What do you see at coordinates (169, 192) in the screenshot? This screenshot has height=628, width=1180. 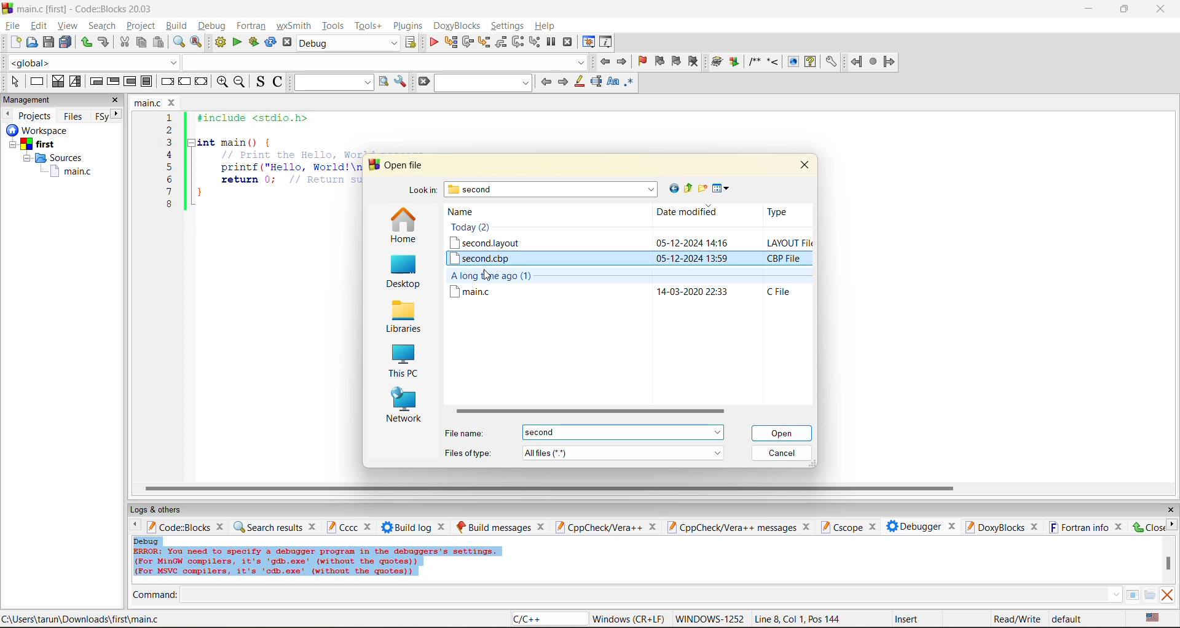 I see `7` at bounding box center [169, 192].